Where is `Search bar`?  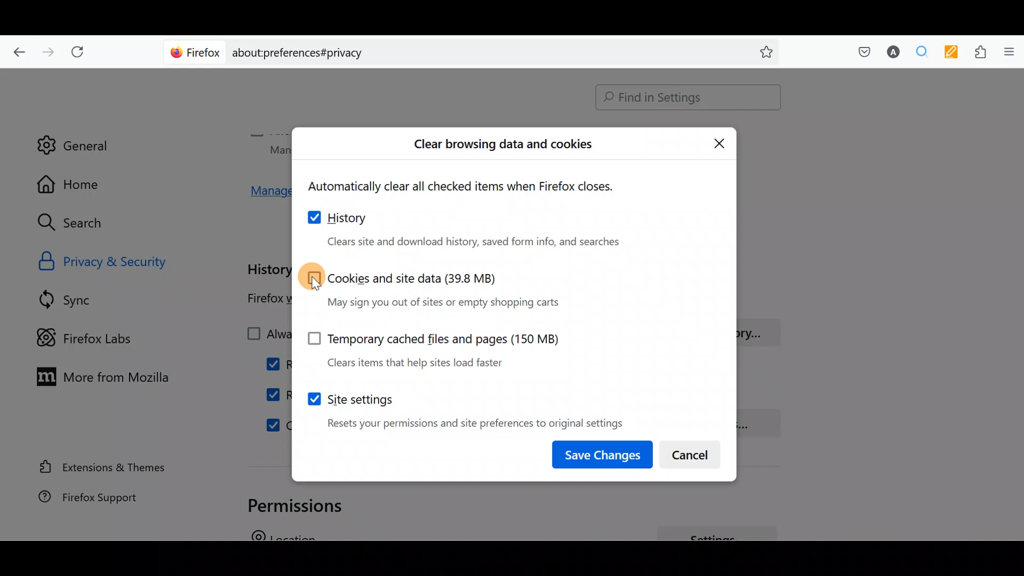 Search bar is located at coordinates (683, 98).